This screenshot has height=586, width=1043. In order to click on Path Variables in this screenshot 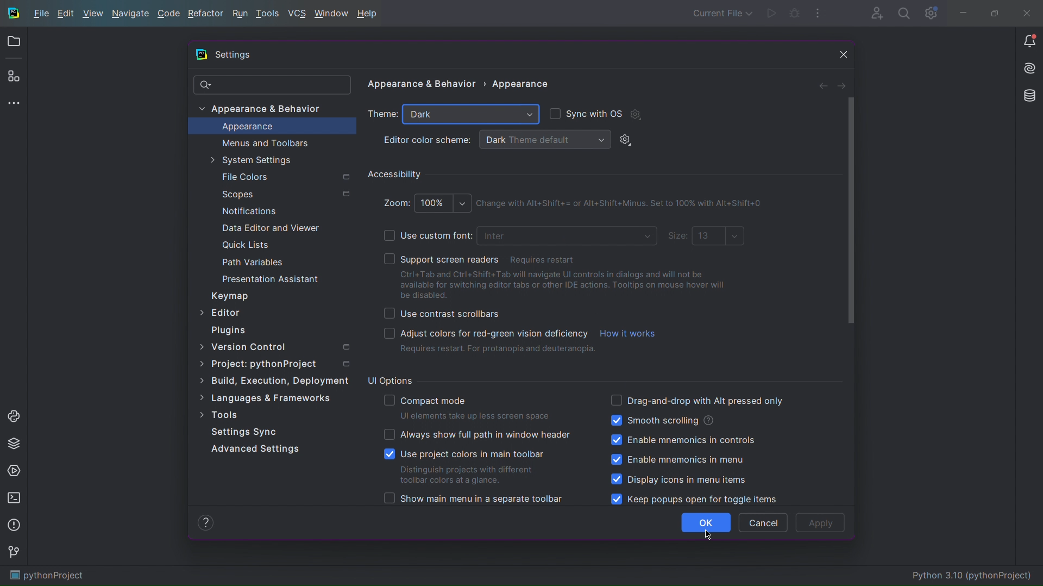, I will do `click(255, 261)`.